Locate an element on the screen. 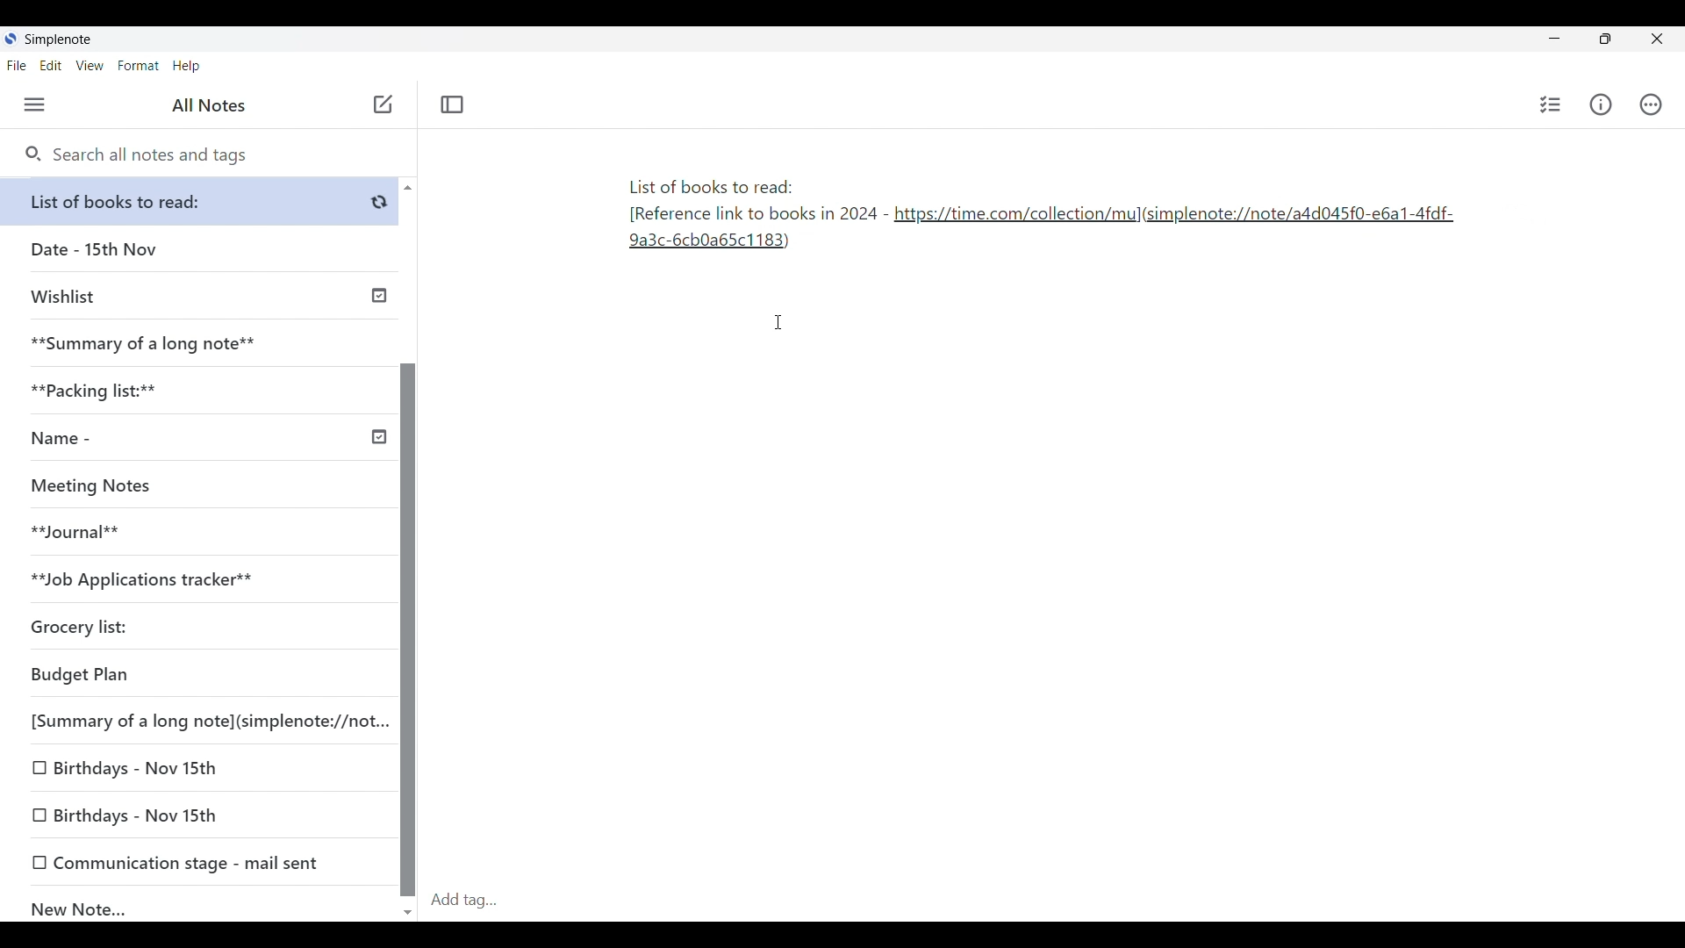 The width and height of the screenshot is (1685, 948). Insert checklist is located at coordinates (1551, 104).